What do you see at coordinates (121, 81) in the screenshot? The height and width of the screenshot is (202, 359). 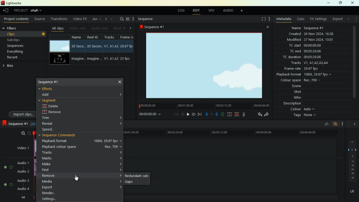 I see `Cross` at bounding box center [121, 81].